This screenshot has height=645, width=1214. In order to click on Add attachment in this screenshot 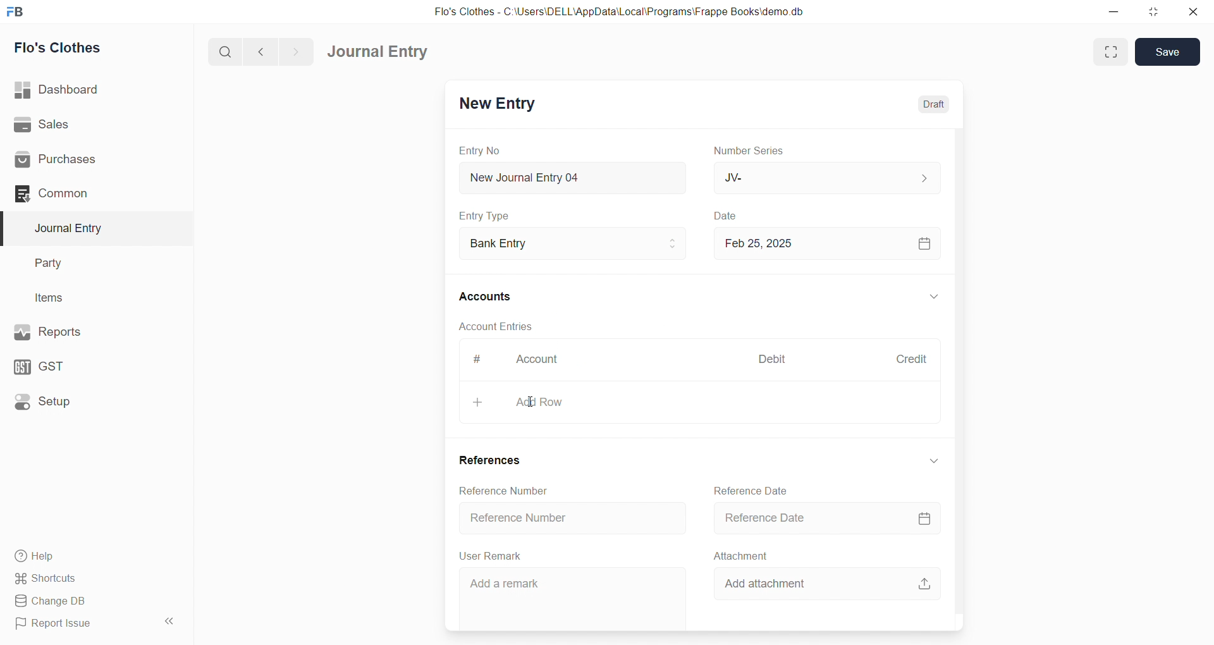, I will do `click(831, 581)`.